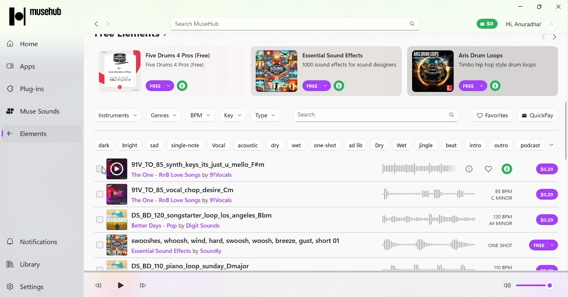 The width and height of the screenshot is (568, 297). What do you see at coordinates (400, 144) in the screenshot?
I see `Wet` at bounding box center [400, 144].